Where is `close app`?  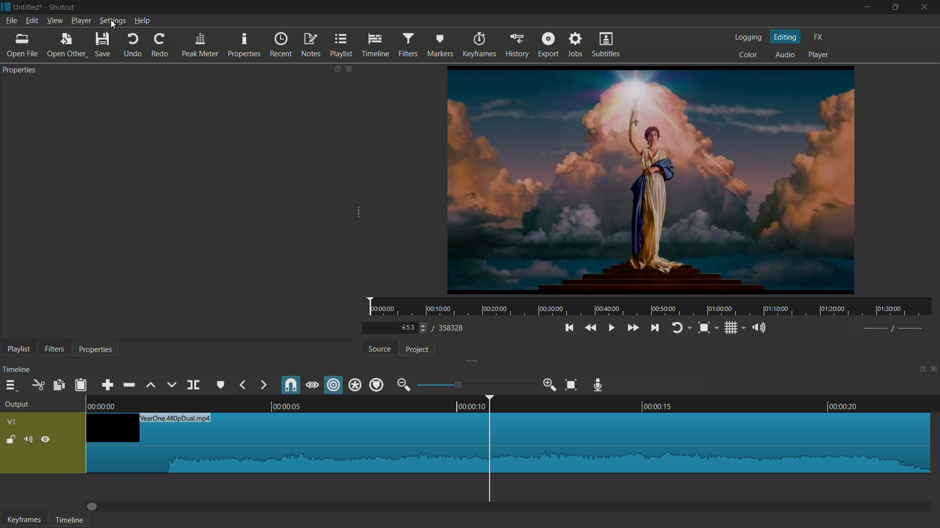
close app is located at coordinates (926, 7).